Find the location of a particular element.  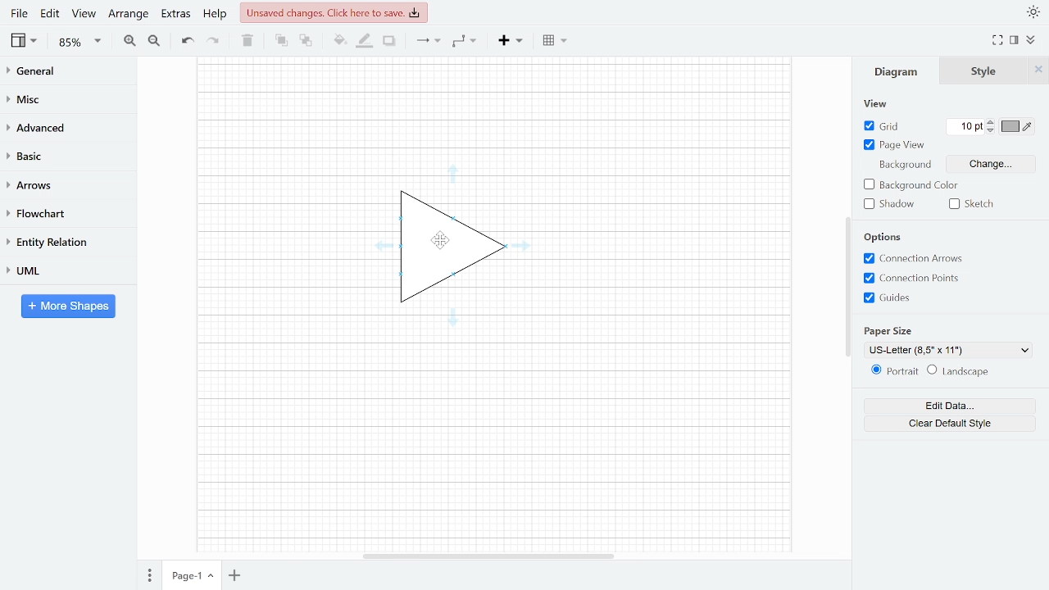

current grid pt is located at coordinates (967, 127).